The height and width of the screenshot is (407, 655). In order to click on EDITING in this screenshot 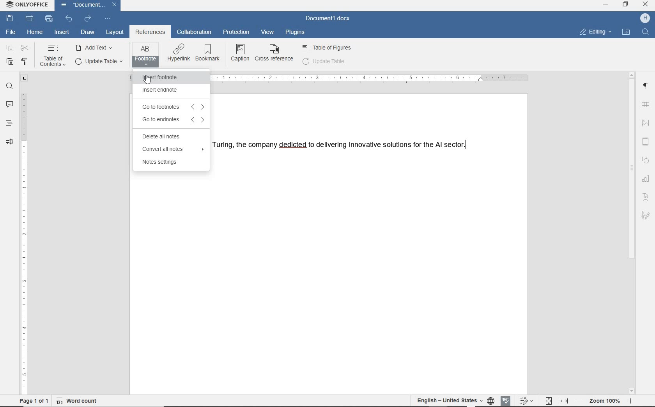, I will do `click(595, 32)`.